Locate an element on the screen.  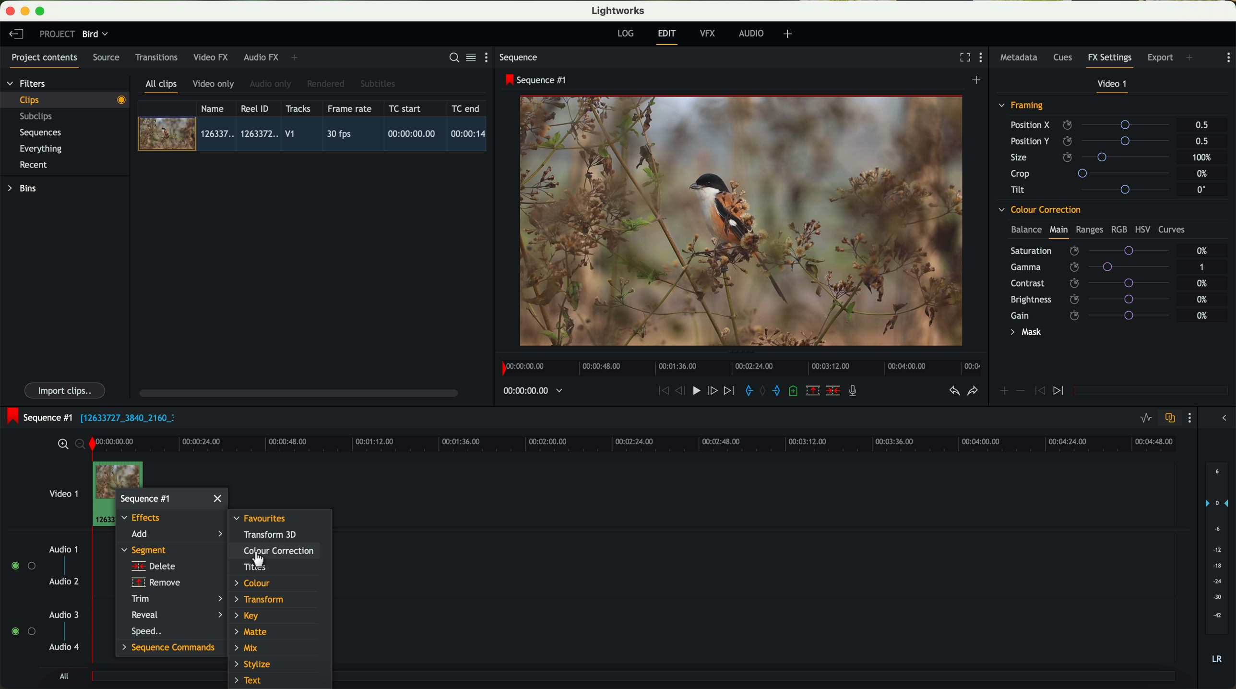
subclips is located at coordinates (38, 117).